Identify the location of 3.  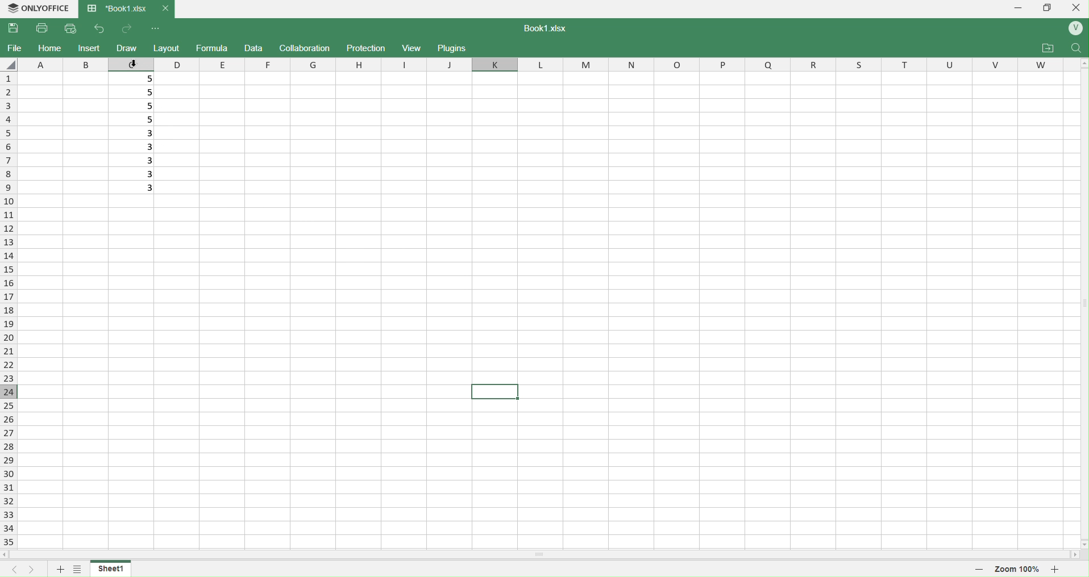
(138, 173).